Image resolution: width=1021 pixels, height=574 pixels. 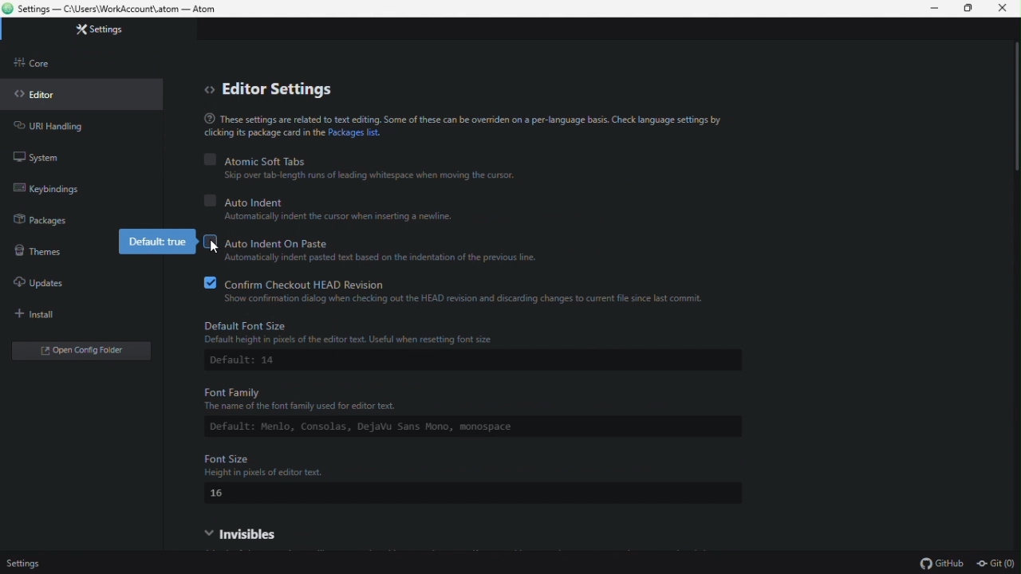 I want to click on cursor, so click(x=216, y=246).